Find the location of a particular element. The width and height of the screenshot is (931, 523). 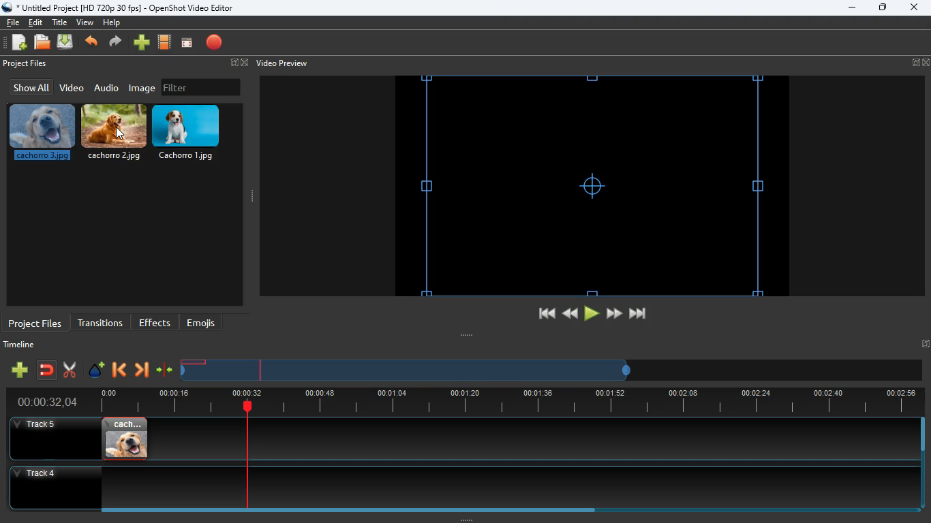

transitions is located at coordinates (100, 321).